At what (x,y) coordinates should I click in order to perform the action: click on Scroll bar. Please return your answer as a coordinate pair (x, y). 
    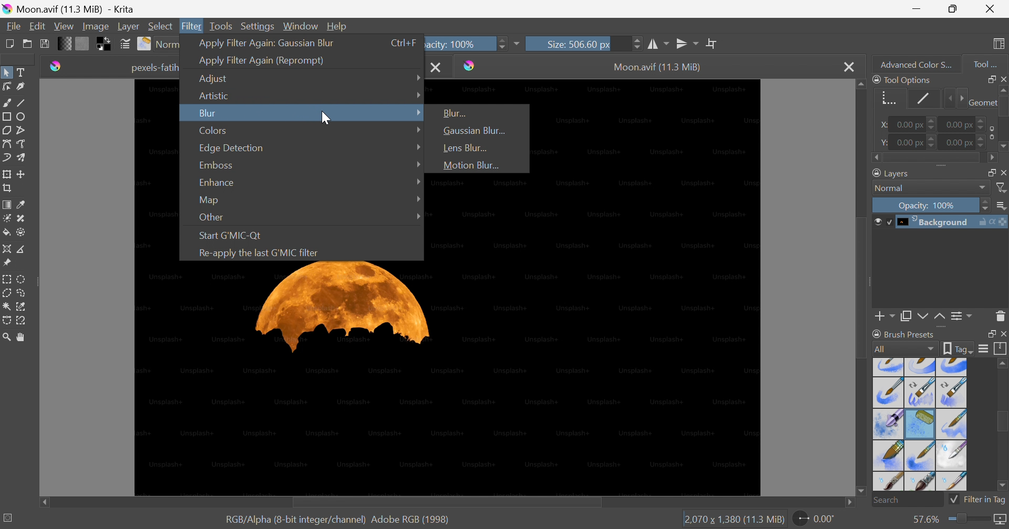
    Looking at the image, I should click on (1003, 421).